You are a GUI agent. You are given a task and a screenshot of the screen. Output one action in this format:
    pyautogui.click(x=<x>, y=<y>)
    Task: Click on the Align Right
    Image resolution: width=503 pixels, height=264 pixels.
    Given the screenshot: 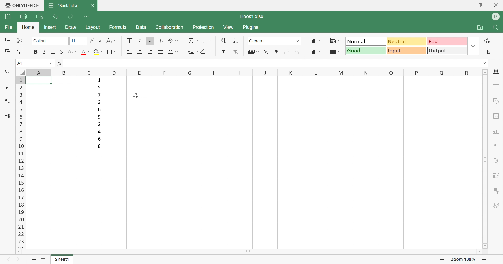 What is the action you would take?
    pyautogui.click(x=130, y=52)
    